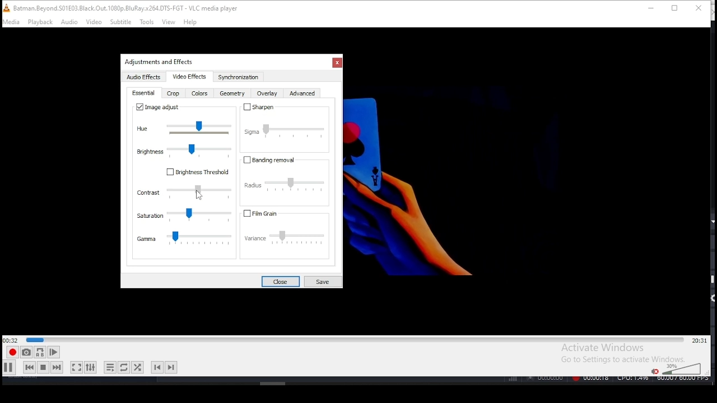 This screenshot has width=717, height=403. What do you see at coordinates (607, 380) in the screenshot?
I see `` at bounding box center [607, 380].